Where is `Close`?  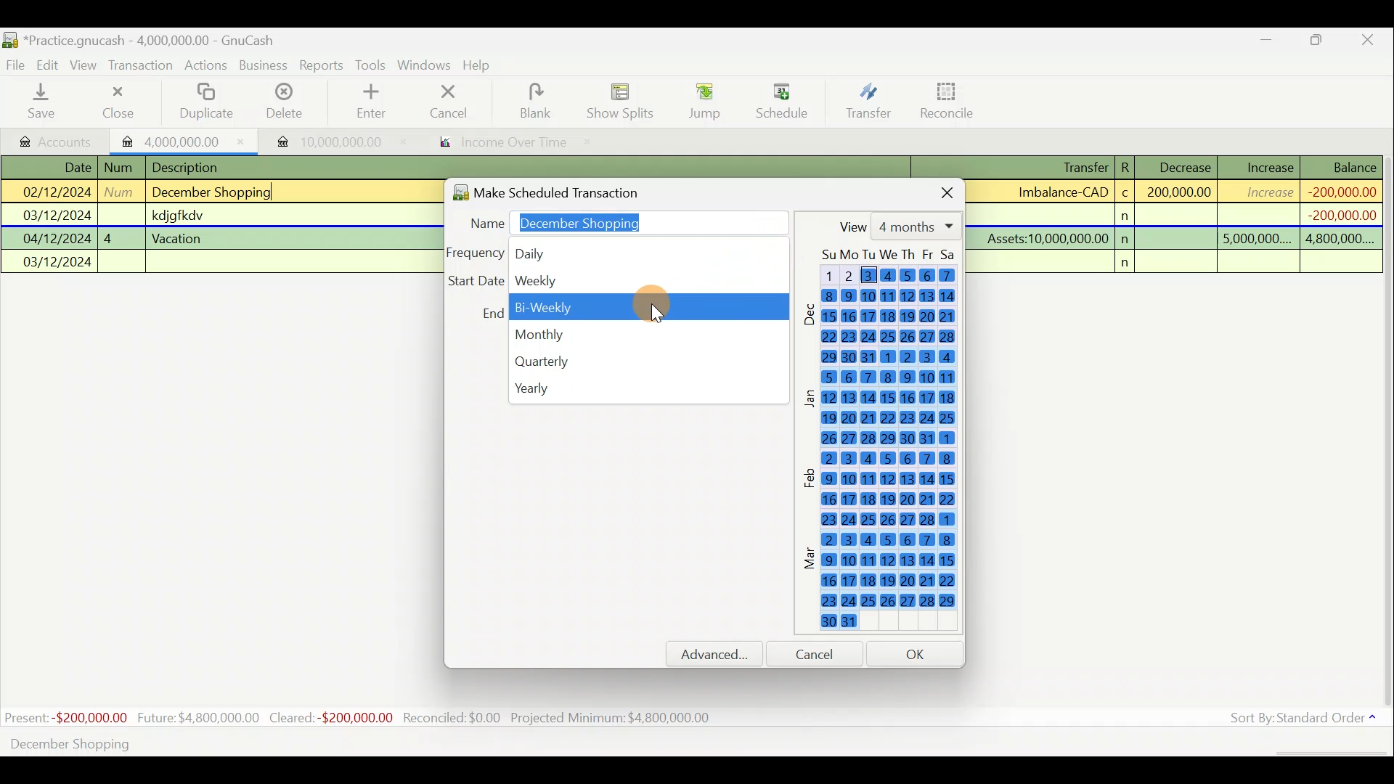 Close is located at coordinates (935, 190).